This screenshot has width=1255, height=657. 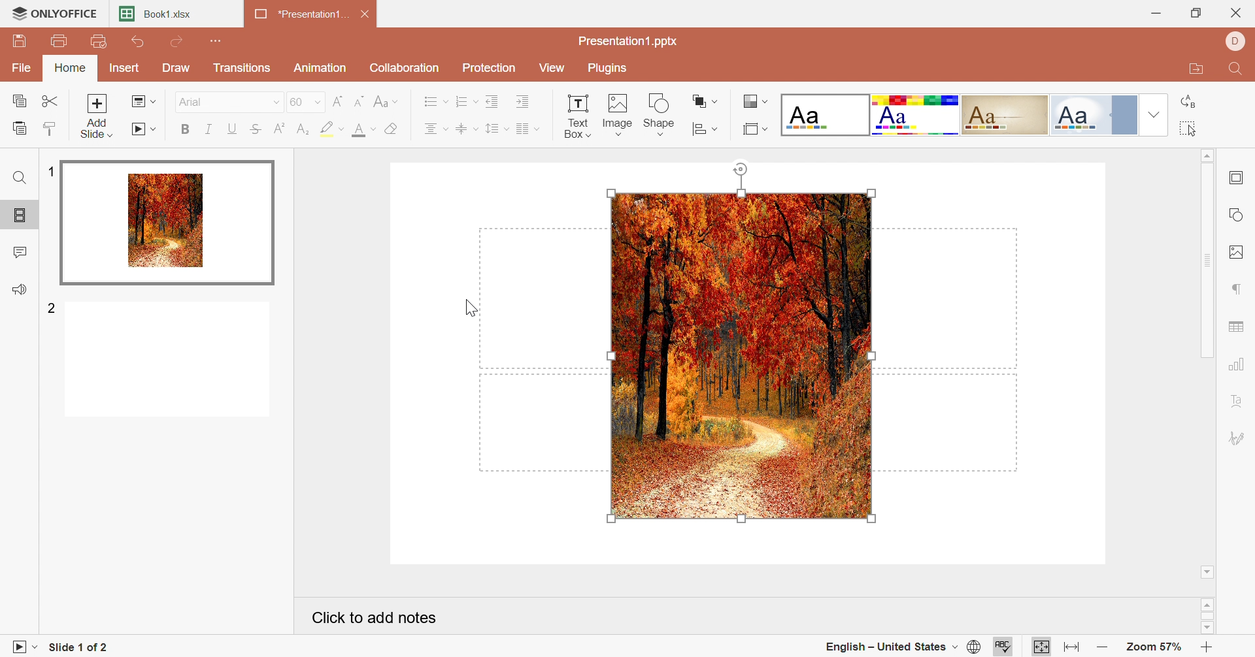 What do you see at coordinates (71, 69) in the screenshot?
I see `Home` at bounding box center [71, 69].